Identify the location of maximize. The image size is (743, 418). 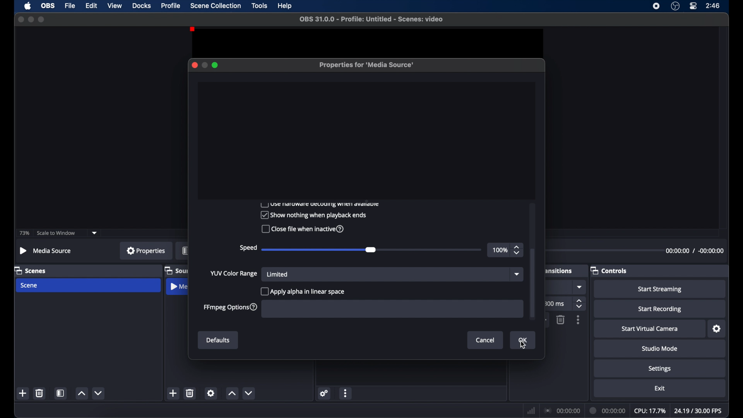
(42, 20).